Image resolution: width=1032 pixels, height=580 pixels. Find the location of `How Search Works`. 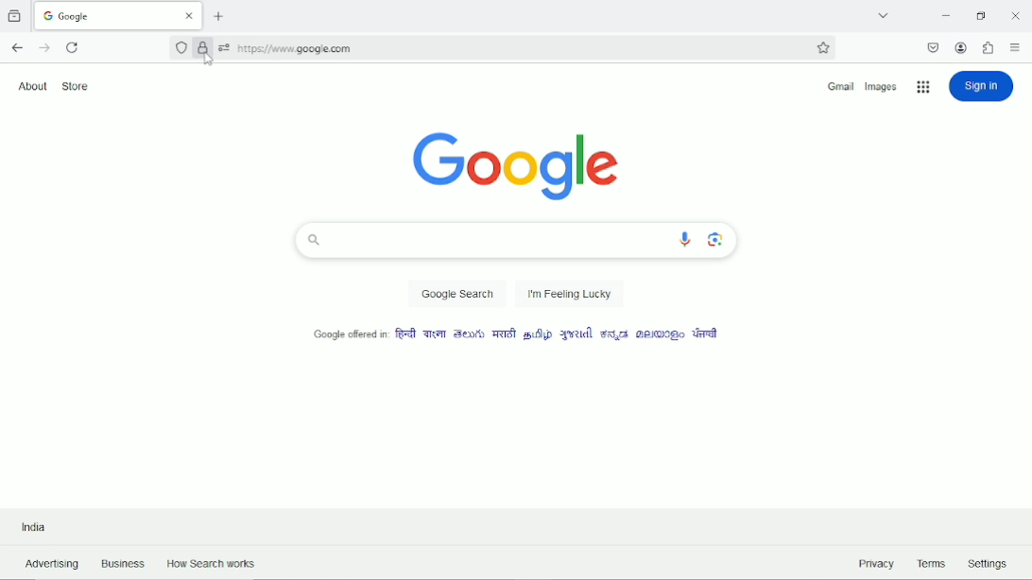

How Search Works is located at coordinates (218, 563).